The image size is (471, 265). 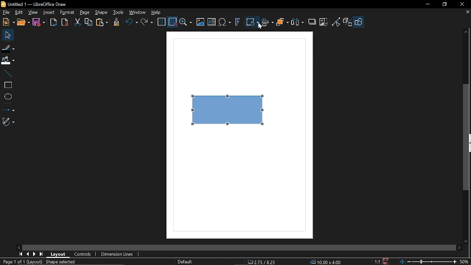 I want to click on line color, so click(x=8, y=47).